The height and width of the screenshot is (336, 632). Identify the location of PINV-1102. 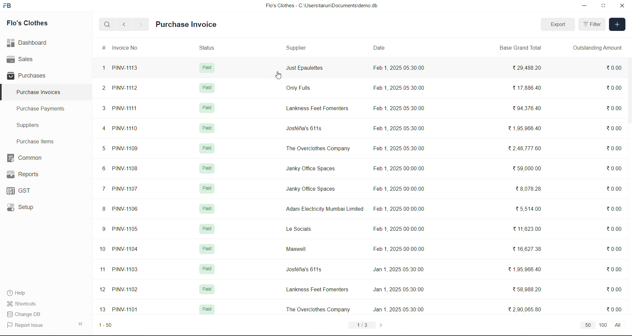
(126, 291).